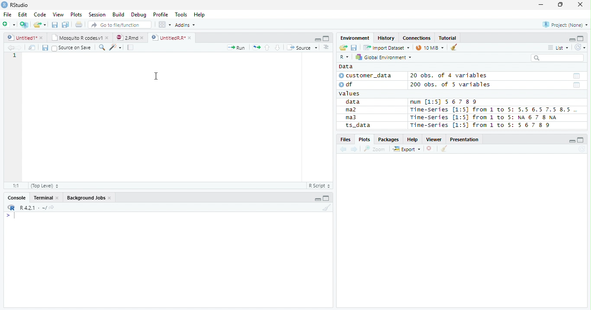  Describe the element at coordinates (344, 149) in the screenshot. I see `Previous` at that location.